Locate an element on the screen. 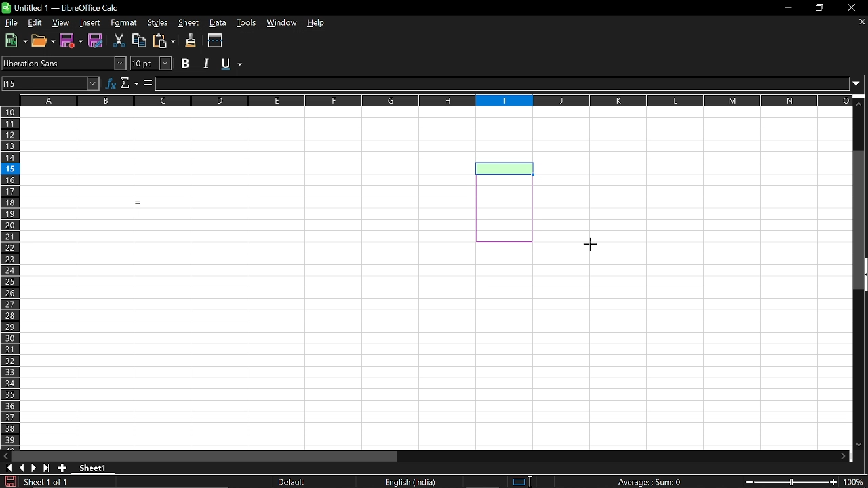  Current window is located at coordinates (67, 7).